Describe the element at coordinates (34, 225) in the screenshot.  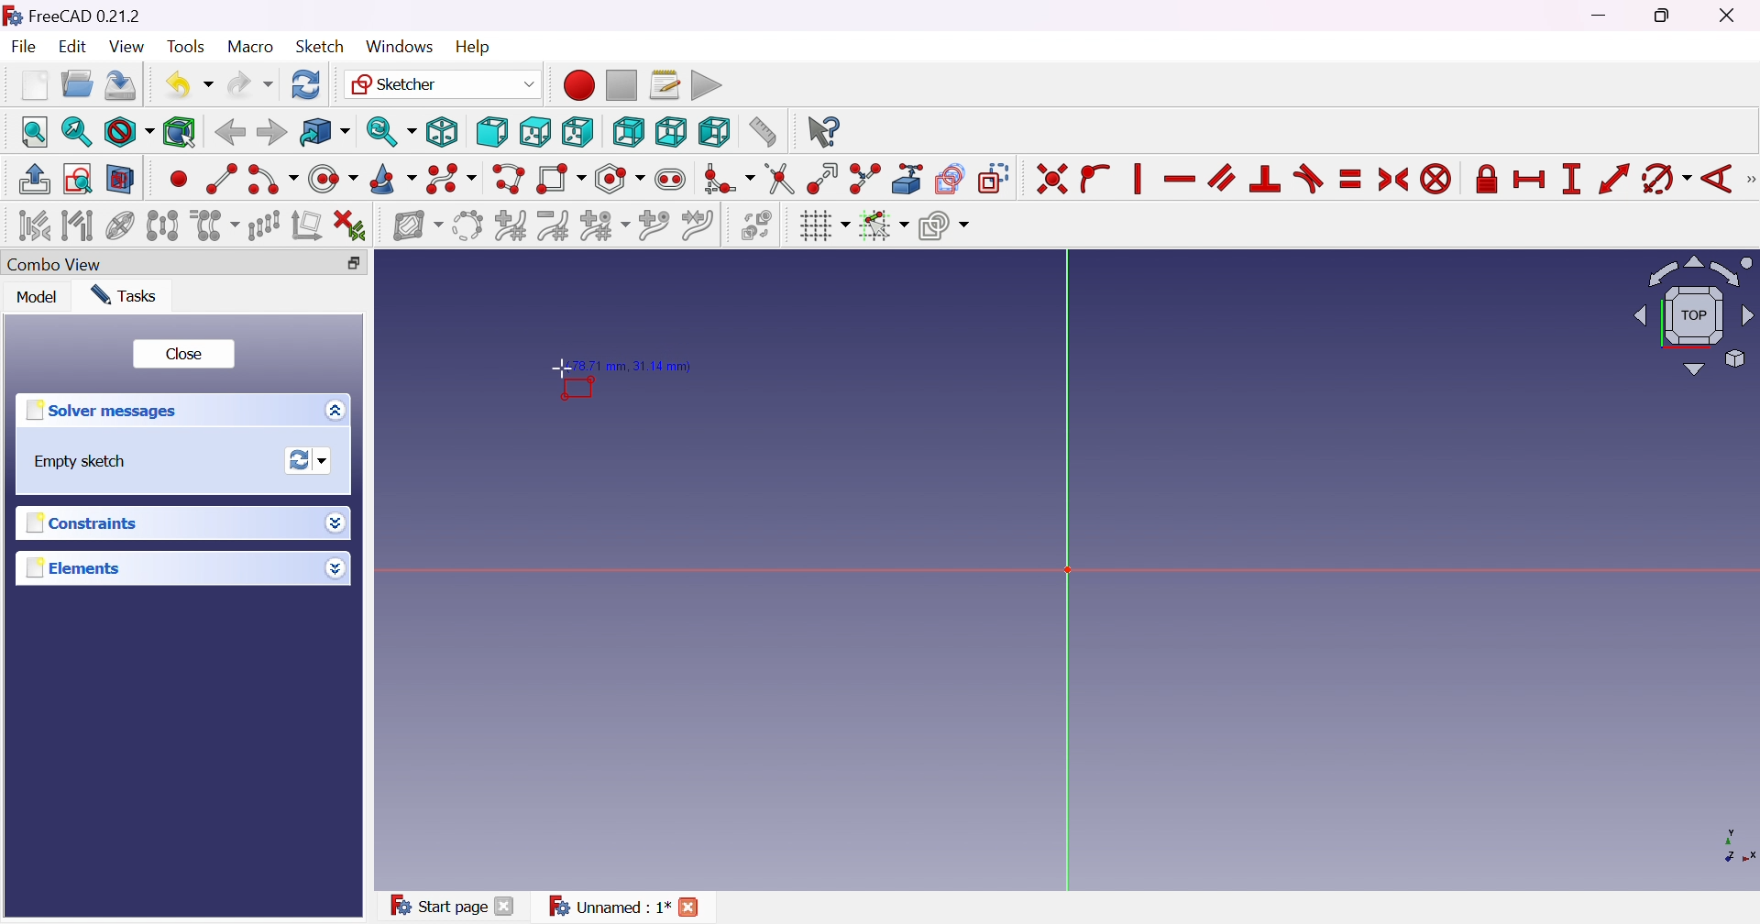
I see `Select associated constraints` at that location.